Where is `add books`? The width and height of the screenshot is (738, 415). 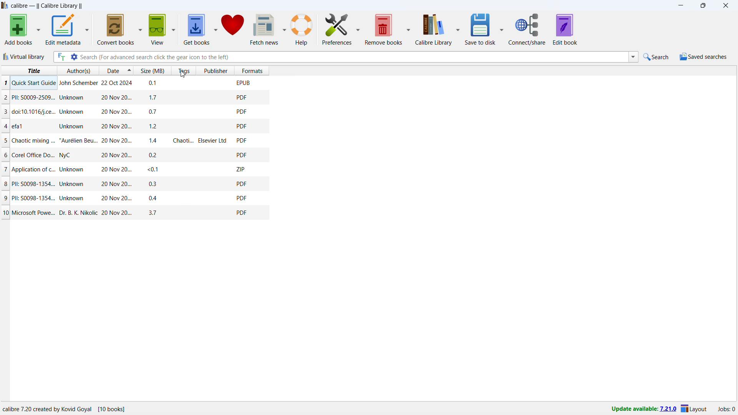 add books is located at coordinates (19, 29).